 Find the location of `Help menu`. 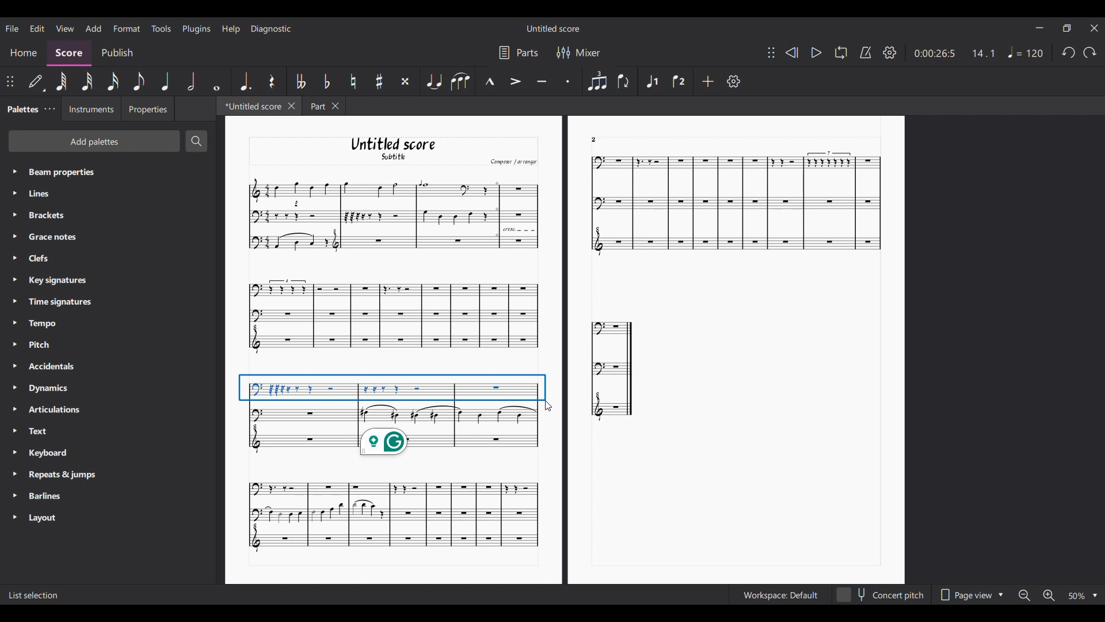

Help menu is located at coordinates (231, 29).